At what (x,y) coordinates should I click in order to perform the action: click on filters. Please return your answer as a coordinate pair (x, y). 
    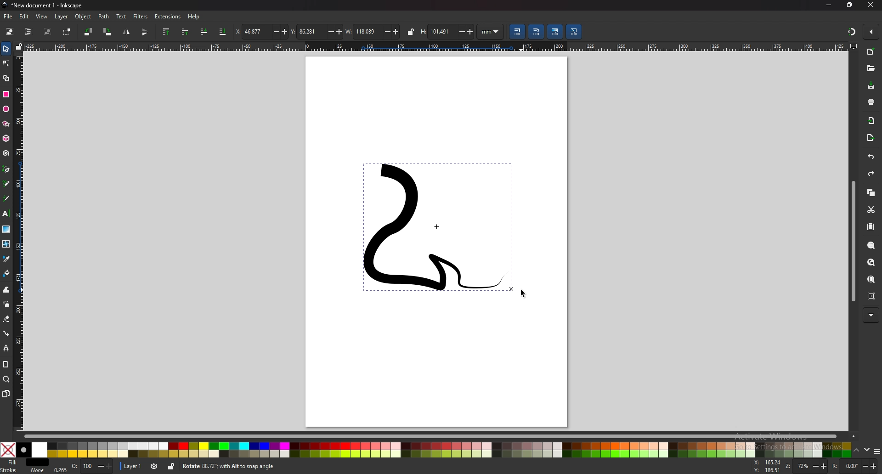
    Looking at the image, I should click on (141, 16).